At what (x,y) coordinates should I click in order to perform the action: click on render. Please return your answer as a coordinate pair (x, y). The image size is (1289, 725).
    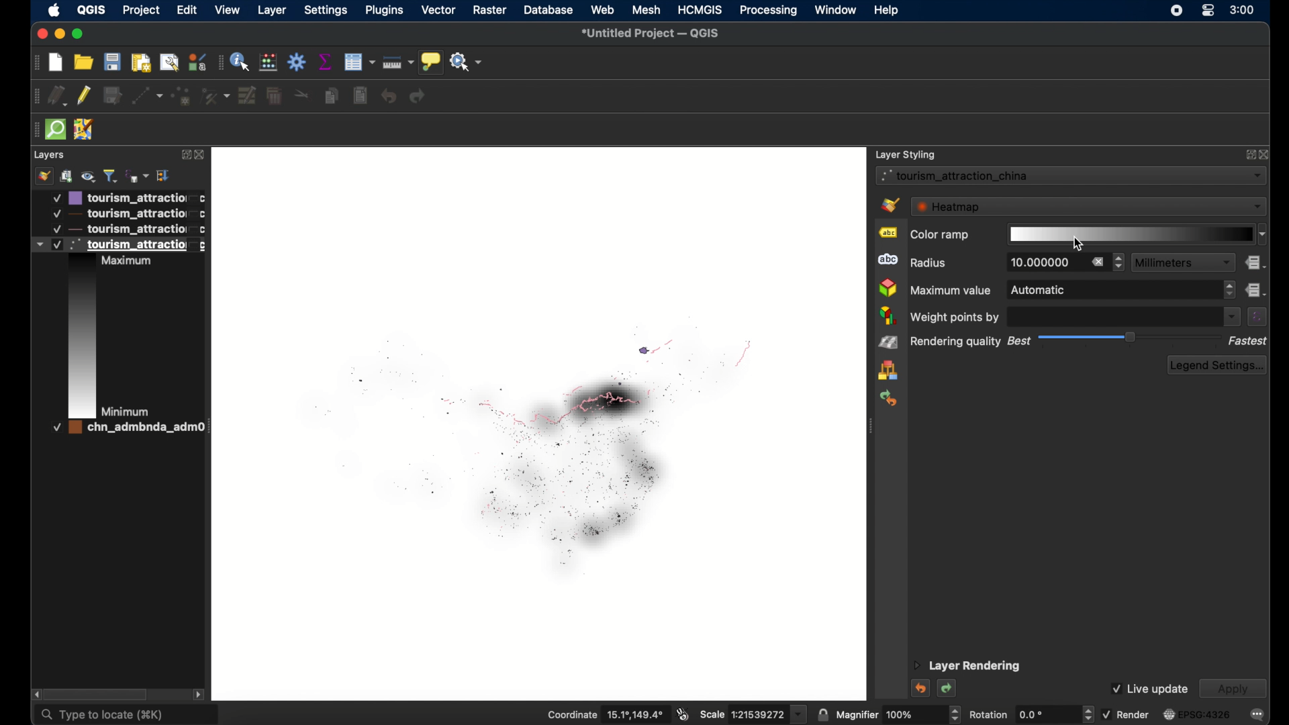
    Looking at the image, I should click on (1125, 714).